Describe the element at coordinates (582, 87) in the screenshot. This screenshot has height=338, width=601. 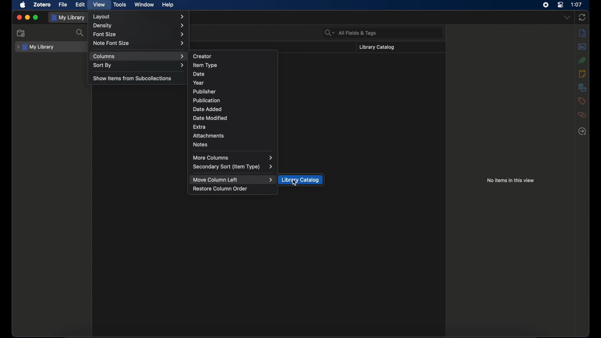
I see `libraries` at that location.